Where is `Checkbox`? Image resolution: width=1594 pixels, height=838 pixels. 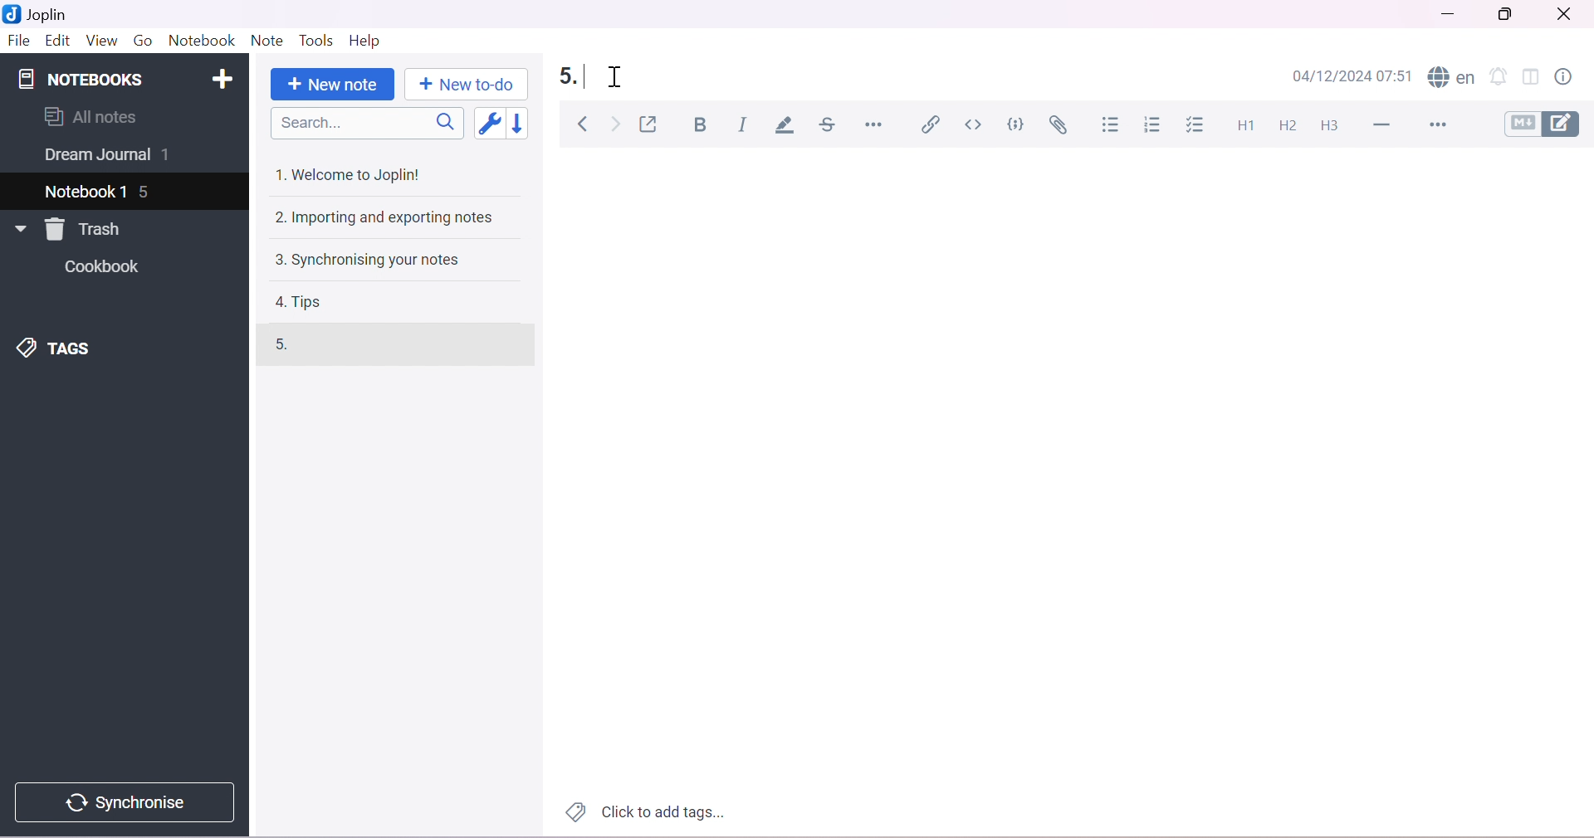
Checkbox is located at coordinates (1199, 125).